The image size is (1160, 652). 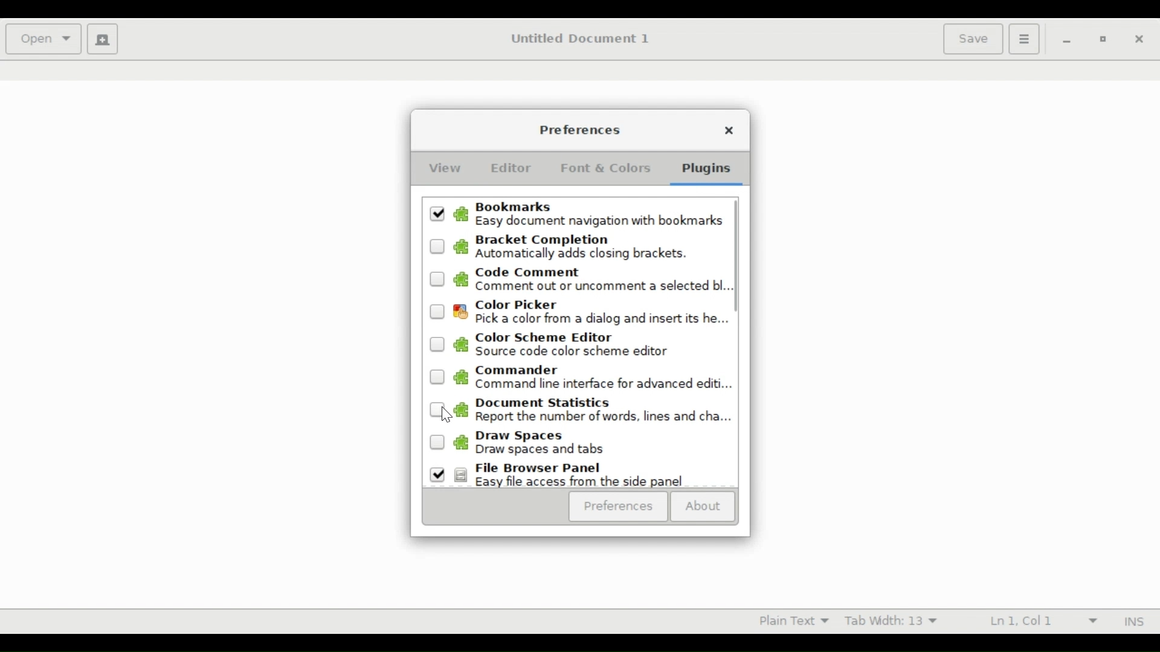 I want to click on Open, so click(x=42, y=39).